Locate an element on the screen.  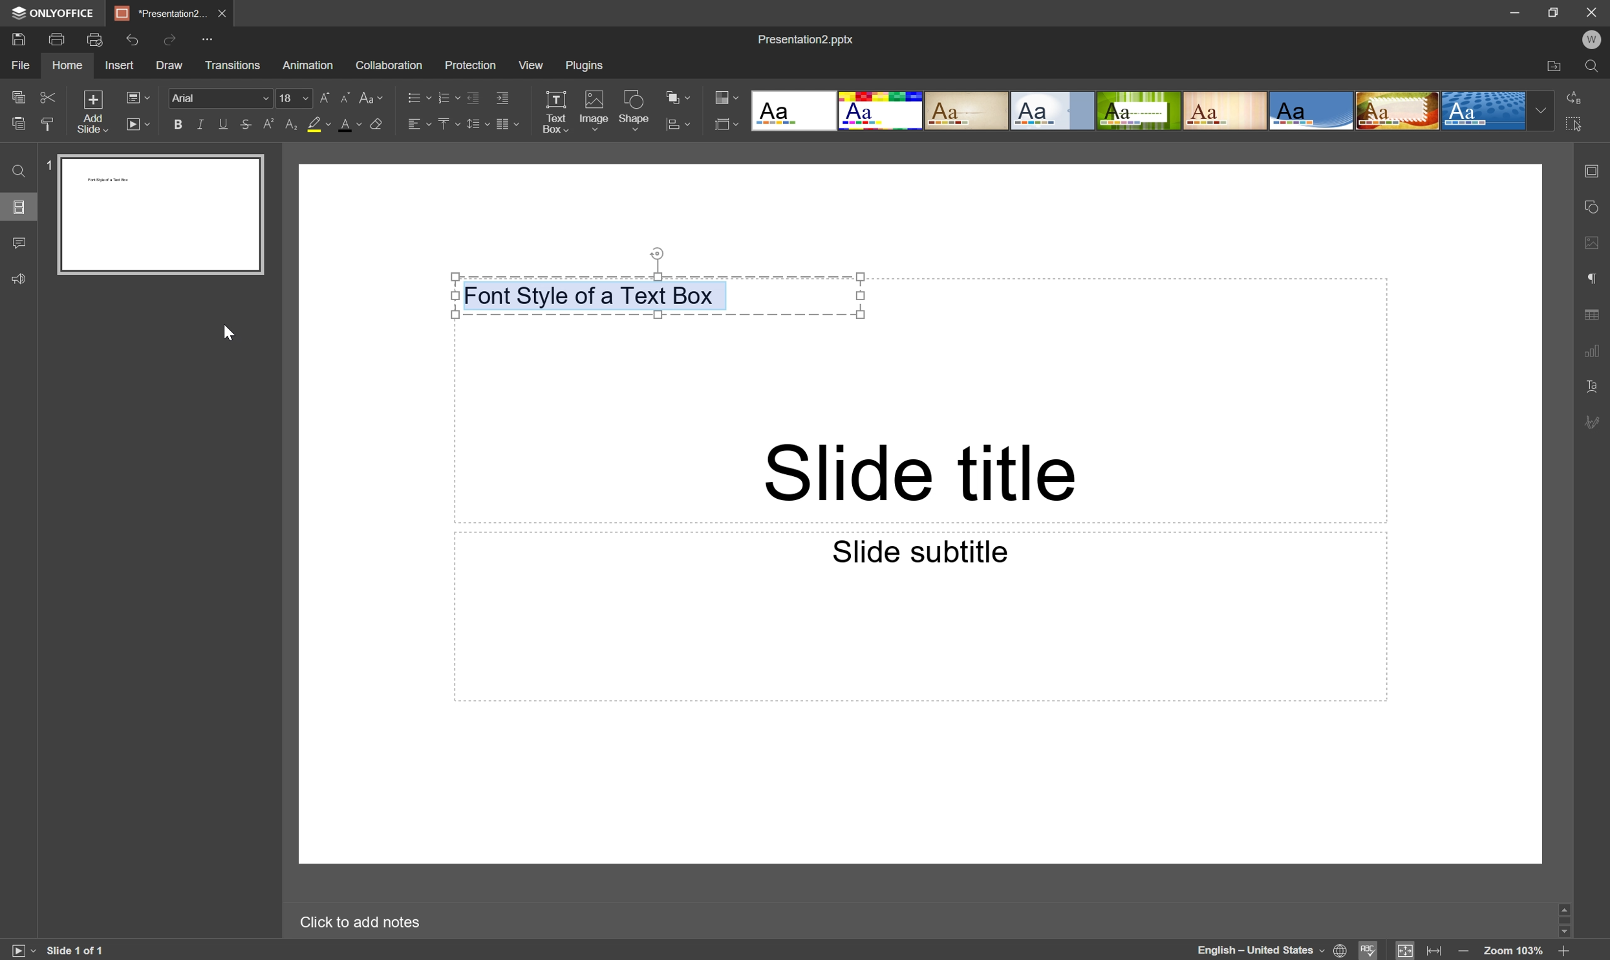
Zoom in is located at coordinates (1569, 952).